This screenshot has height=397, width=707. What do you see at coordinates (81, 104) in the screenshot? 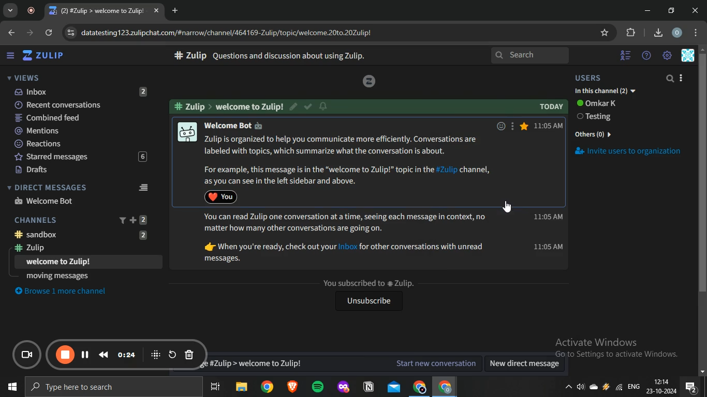
I see `recent conversations` at bounding box center [81, 104].